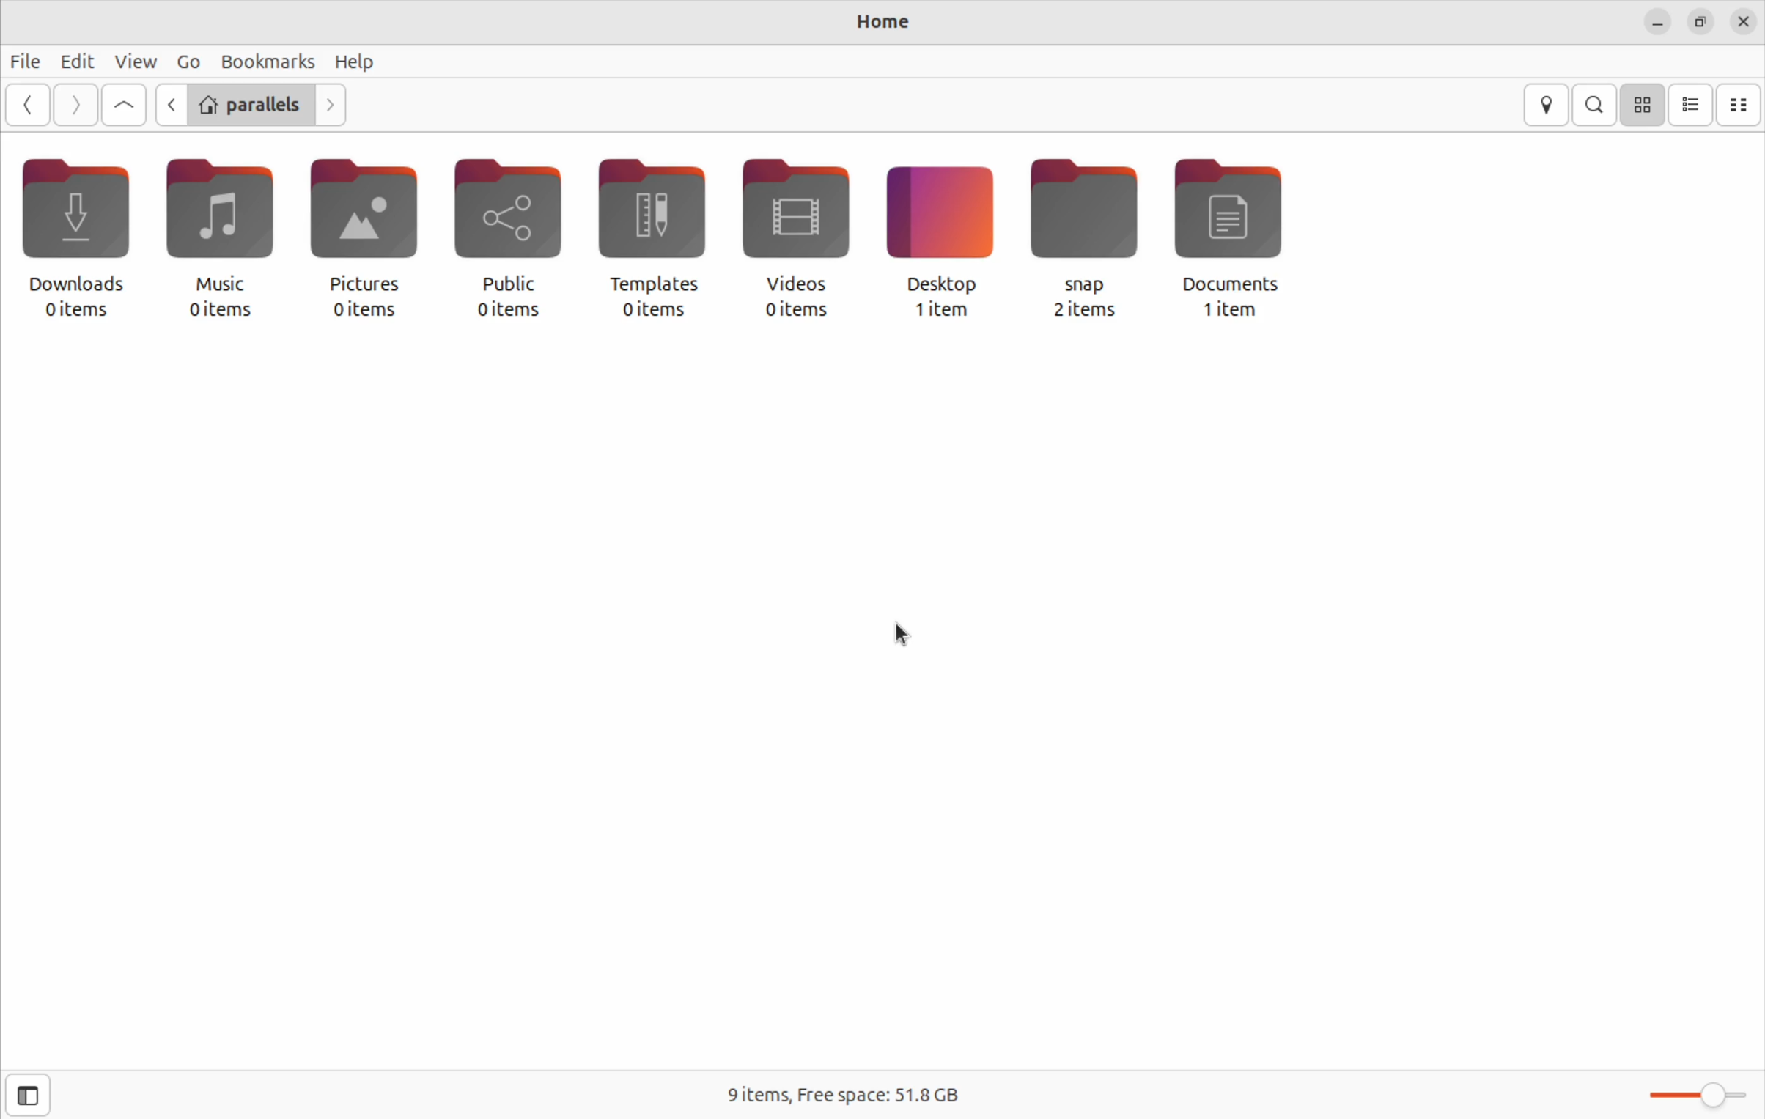 Image resolution: width=1765 pixels, height=1119 pixels. What do you see at coordinates (1242, 222) in the screenshot?
I see `documents` at bounding box center [1242, 222].